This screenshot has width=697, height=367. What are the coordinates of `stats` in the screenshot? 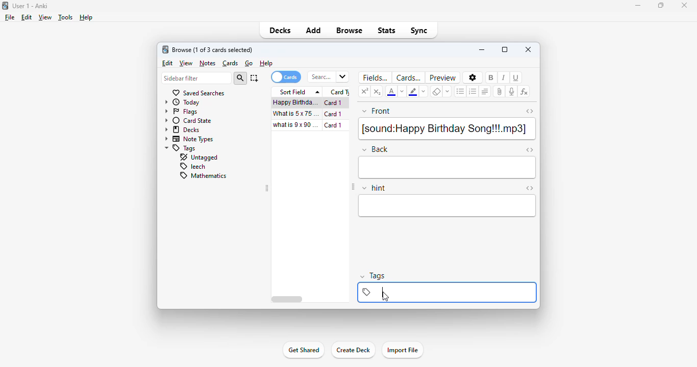 It's located at (387, 31).